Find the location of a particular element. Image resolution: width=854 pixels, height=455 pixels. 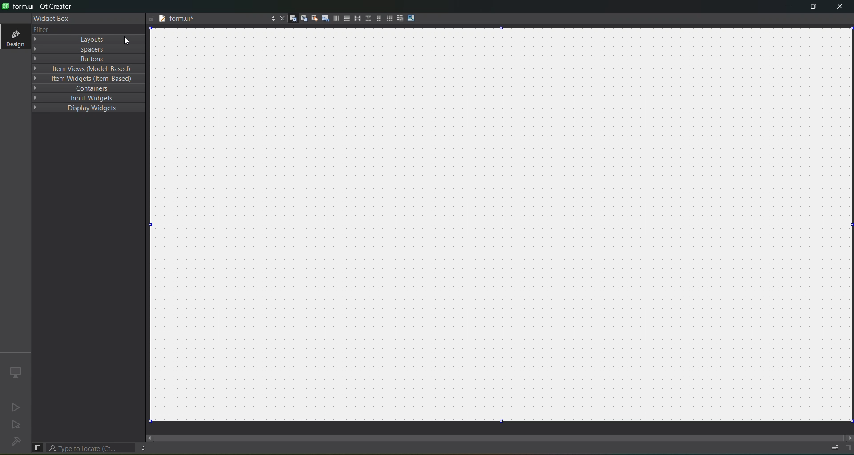

edit widgets is located at coordinates (293, 19).